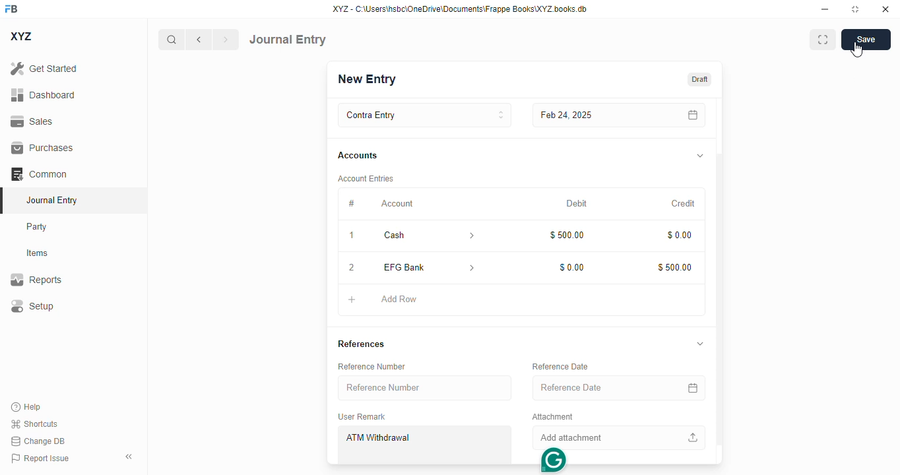 The image size is (900, 475). What do you see at coordinates (32, 121) in the screenshot?
I see `sales` at bounding box center [32, 121].